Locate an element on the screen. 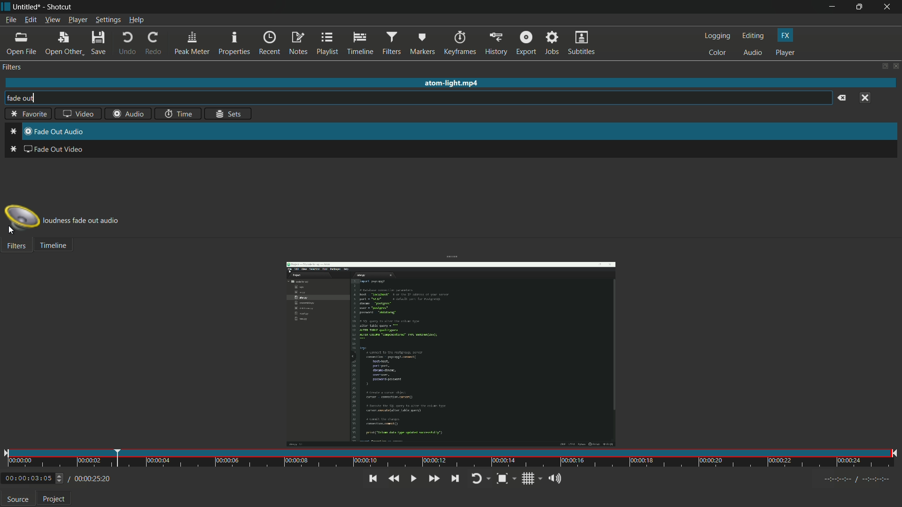  toggle play or pause is located at coordinates (413, 478).